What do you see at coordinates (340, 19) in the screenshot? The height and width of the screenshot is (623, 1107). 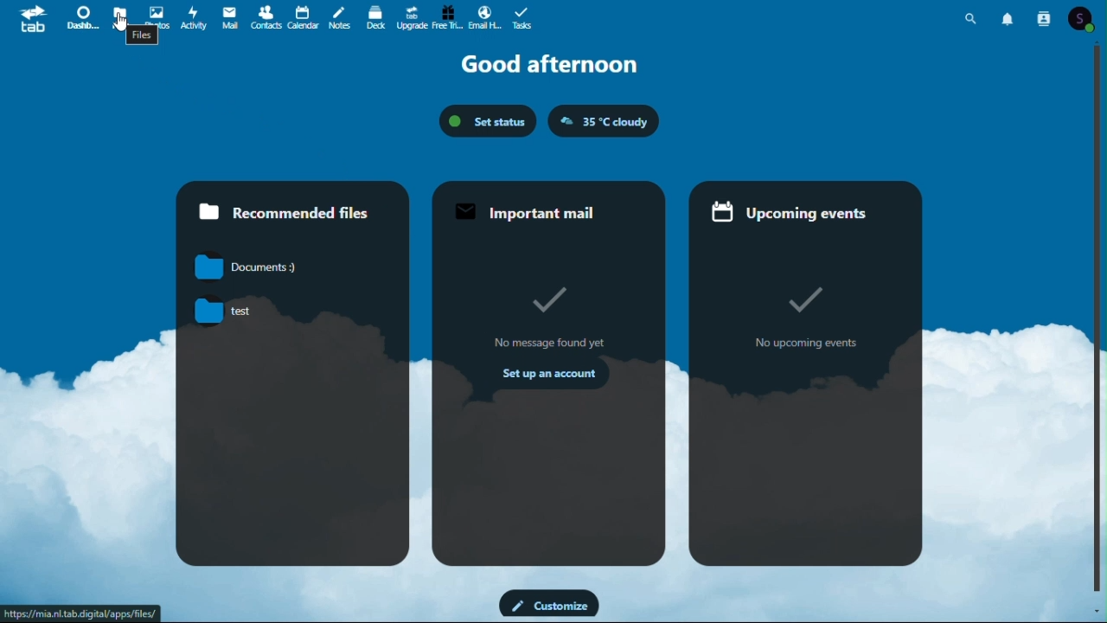 I see `notes` at bounding box center [340, 19].